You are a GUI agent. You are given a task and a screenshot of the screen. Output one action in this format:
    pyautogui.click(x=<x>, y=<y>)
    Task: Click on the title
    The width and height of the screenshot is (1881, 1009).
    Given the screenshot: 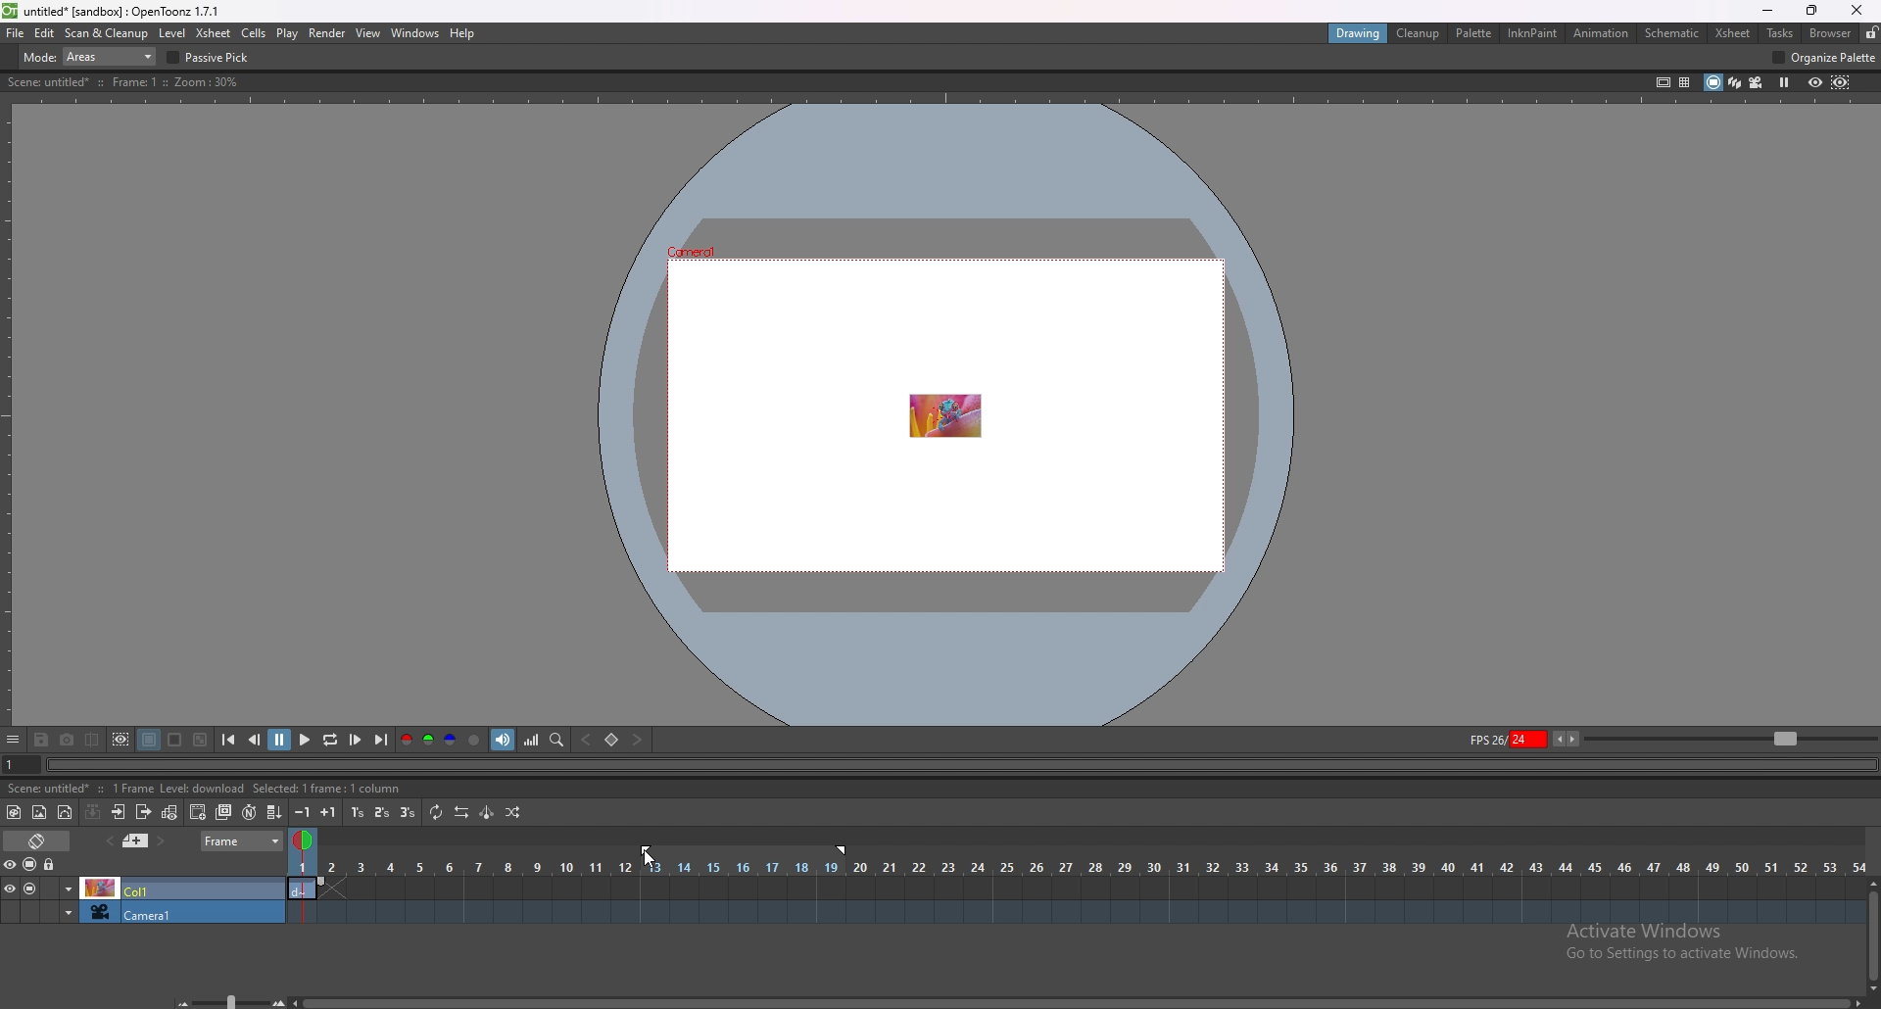 What is the action you would take?
    pyautogui.click(x=115, y=12)
    